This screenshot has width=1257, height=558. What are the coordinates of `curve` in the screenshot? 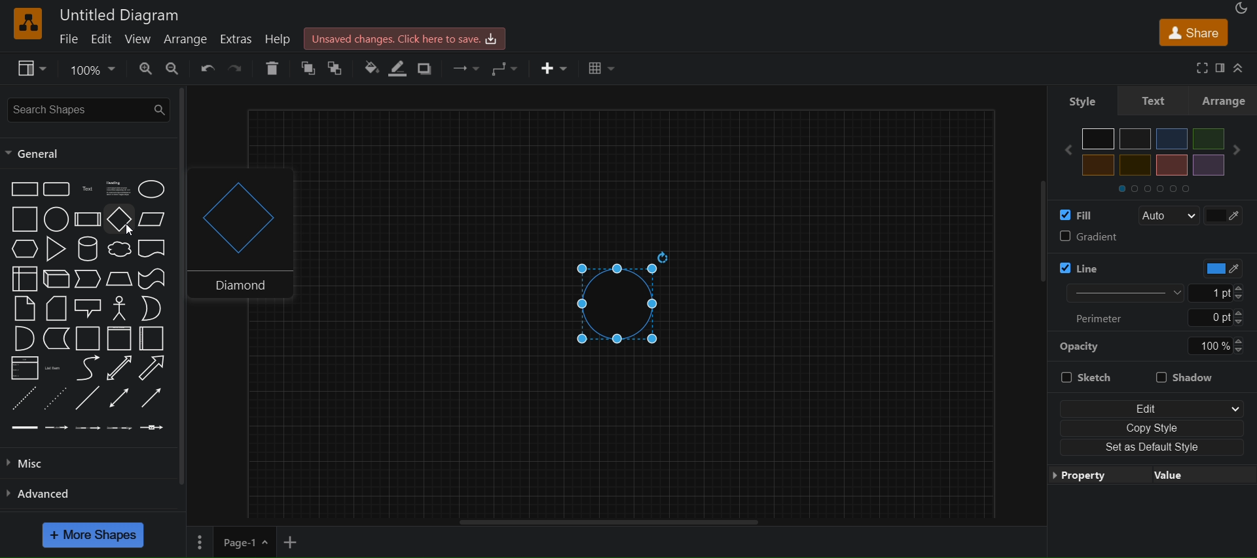 It's located at (88, 369).